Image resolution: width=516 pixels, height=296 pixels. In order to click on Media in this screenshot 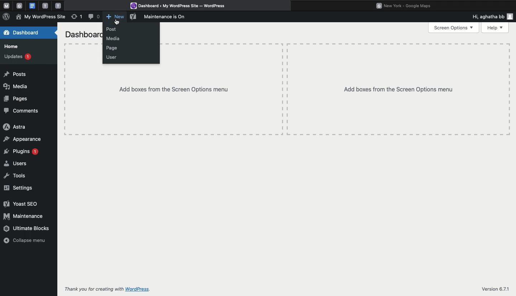, I will do `click(114, 39)`.